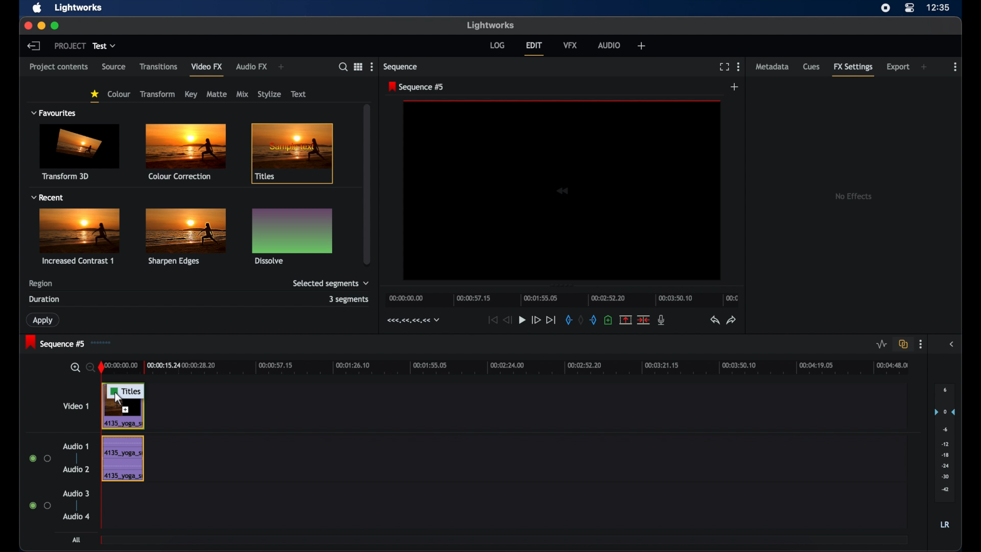  What do you see at coordinates (252, 66) in the screenshot?
I see `audio fx` at bounding box center [252, 66].